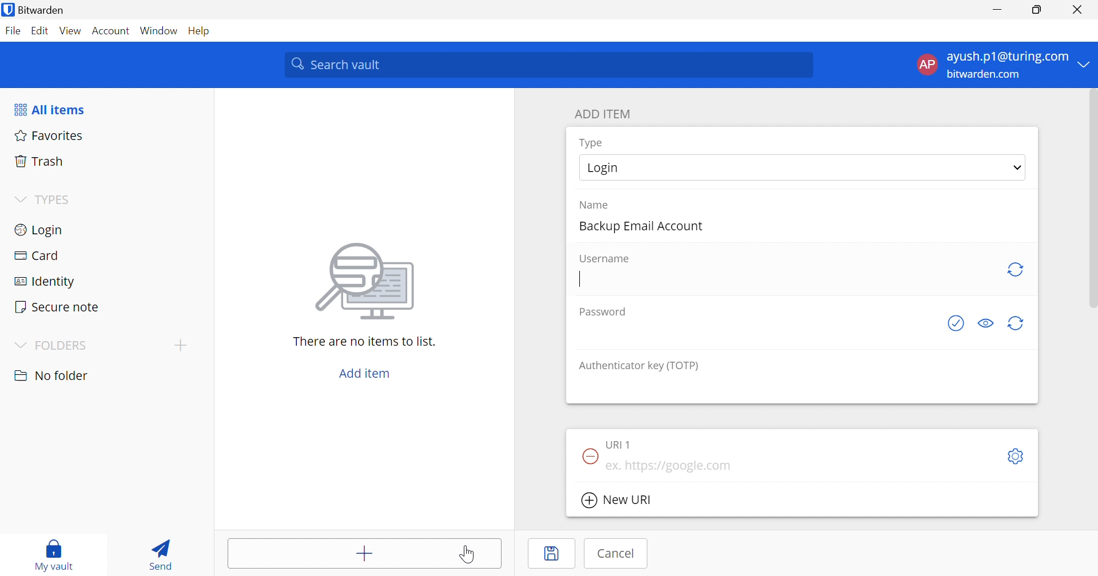  What do you see at coordinates (926, 65) in the screenshot?
I see `AP` at bounding box center [926, 65].